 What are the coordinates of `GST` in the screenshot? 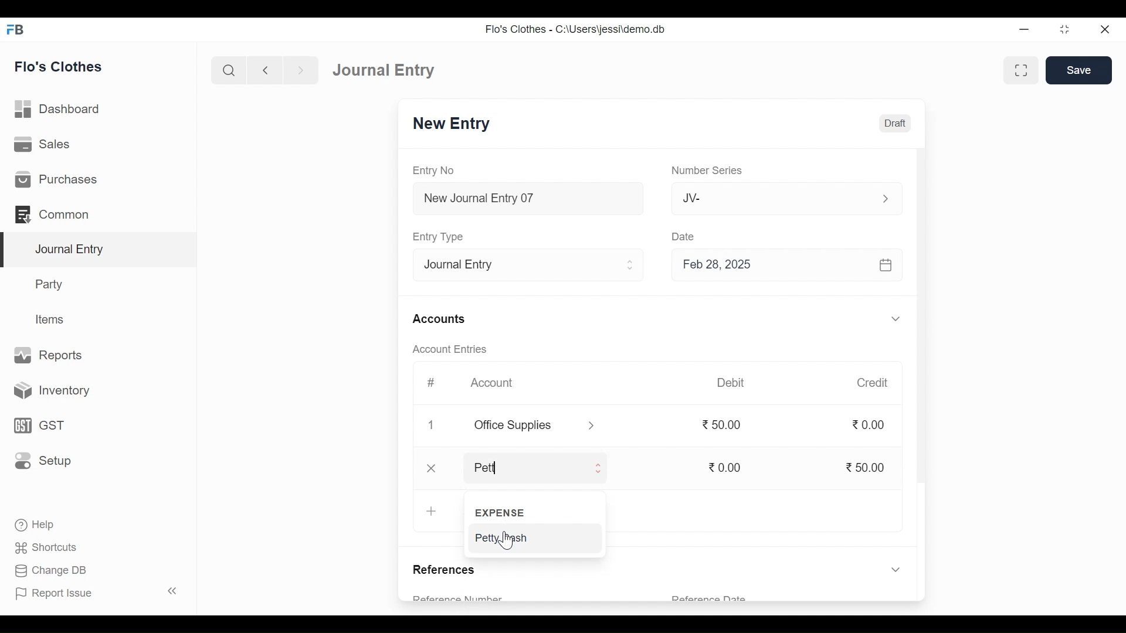 It's located at (38, 427).